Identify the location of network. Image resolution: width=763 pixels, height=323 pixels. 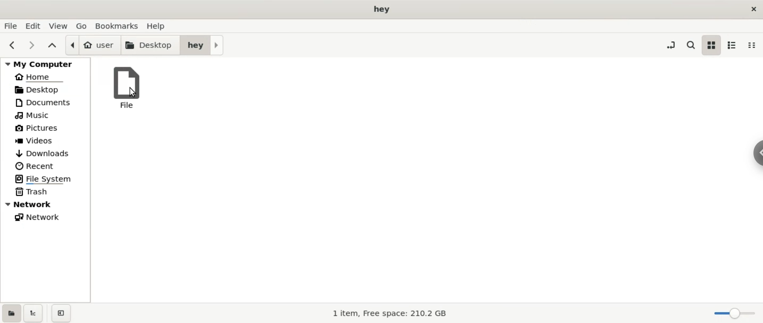
(50, 217).